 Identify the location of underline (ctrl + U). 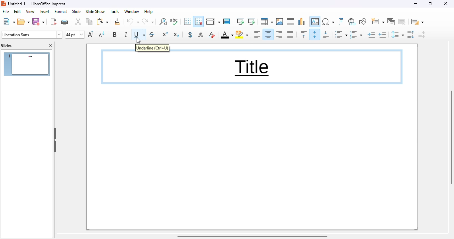
(153, 48).